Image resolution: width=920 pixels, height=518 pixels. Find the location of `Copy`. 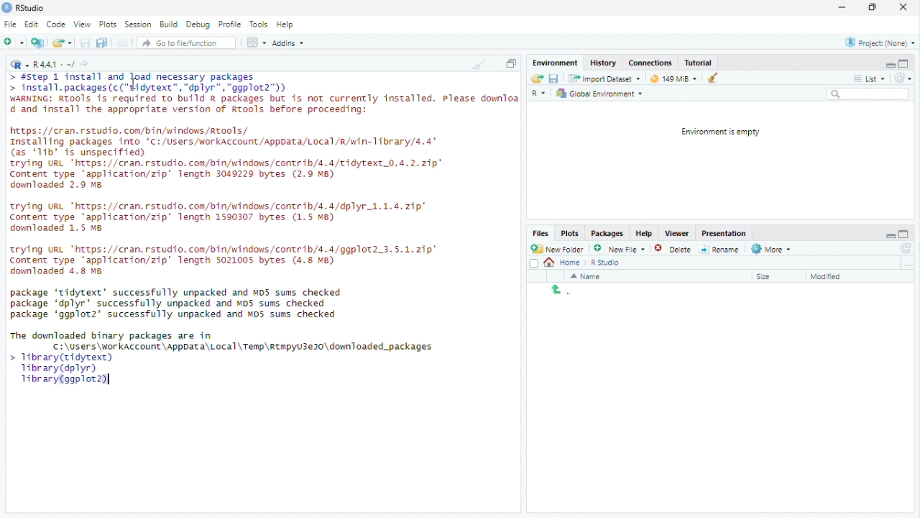

Copy is located at coordinates (511, 63).